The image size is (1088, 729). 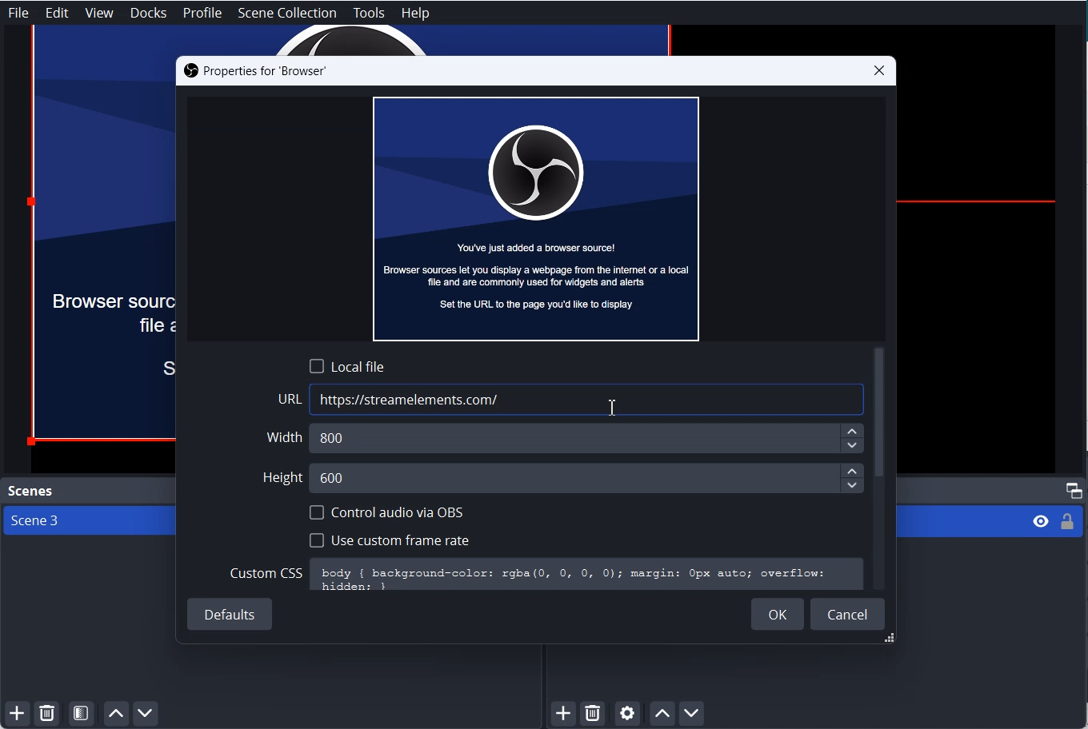 I want to click on Custom CSS, so click(x=546, y=575).